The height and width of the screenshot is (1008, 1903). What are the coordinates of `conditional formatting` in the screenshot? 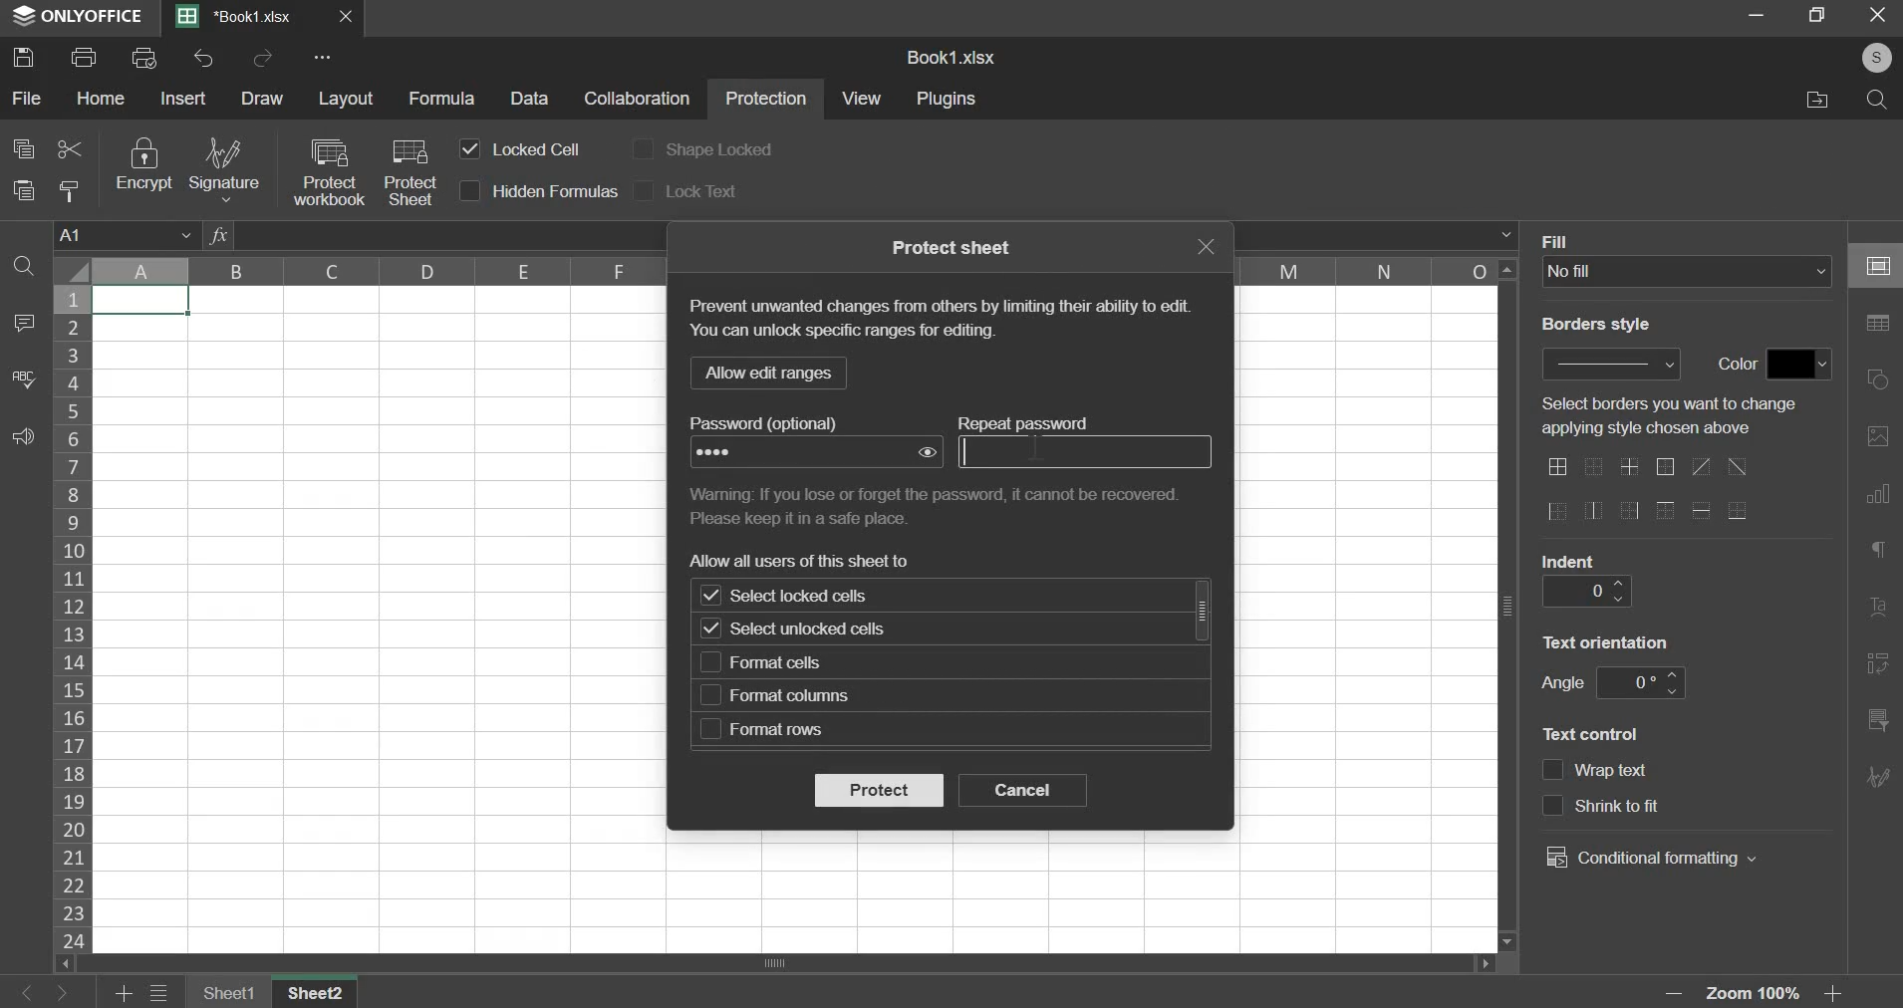 It's located at (1650, 858).